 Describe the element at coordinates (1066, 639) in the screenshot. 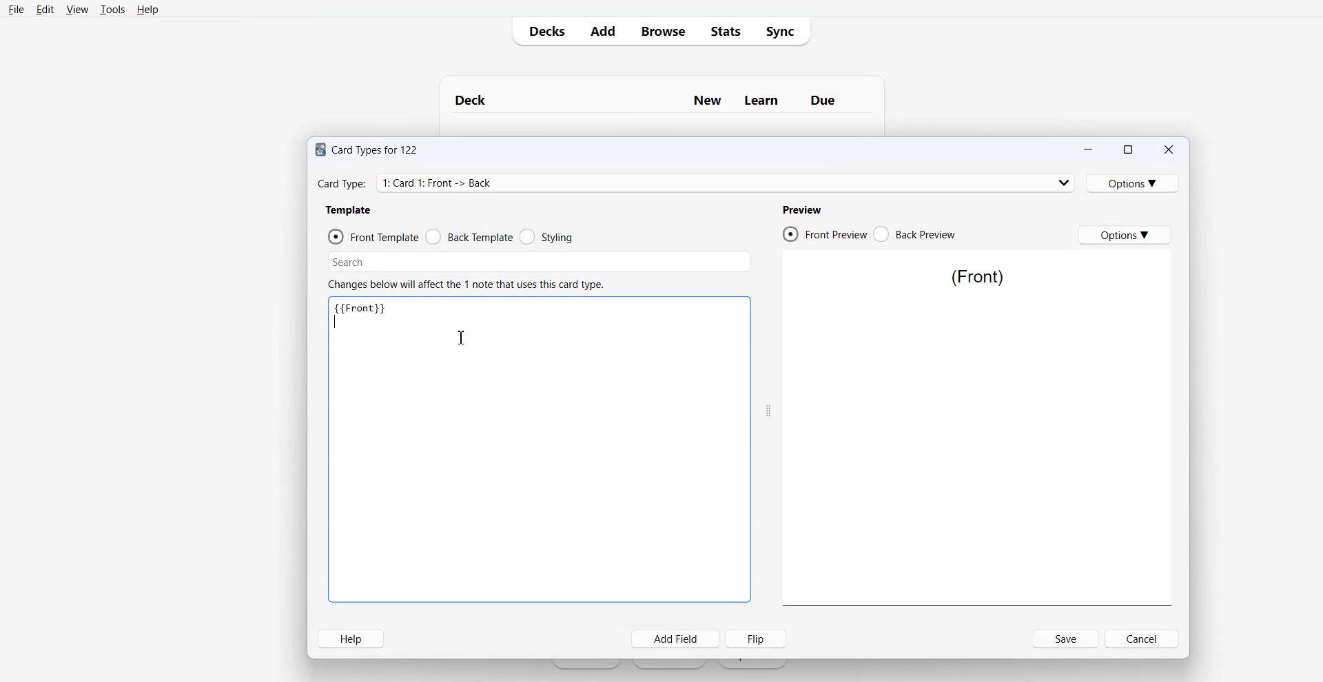

I see `Save` at that location.